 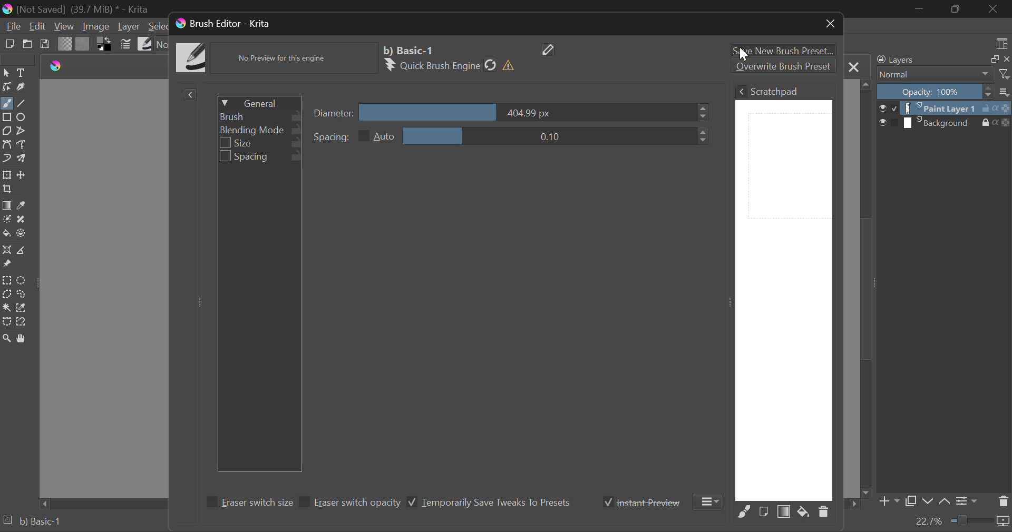 What do you see at coordinates (129, 27) in the screenshot?
I see `Layer` at bounding box center [129, 27].